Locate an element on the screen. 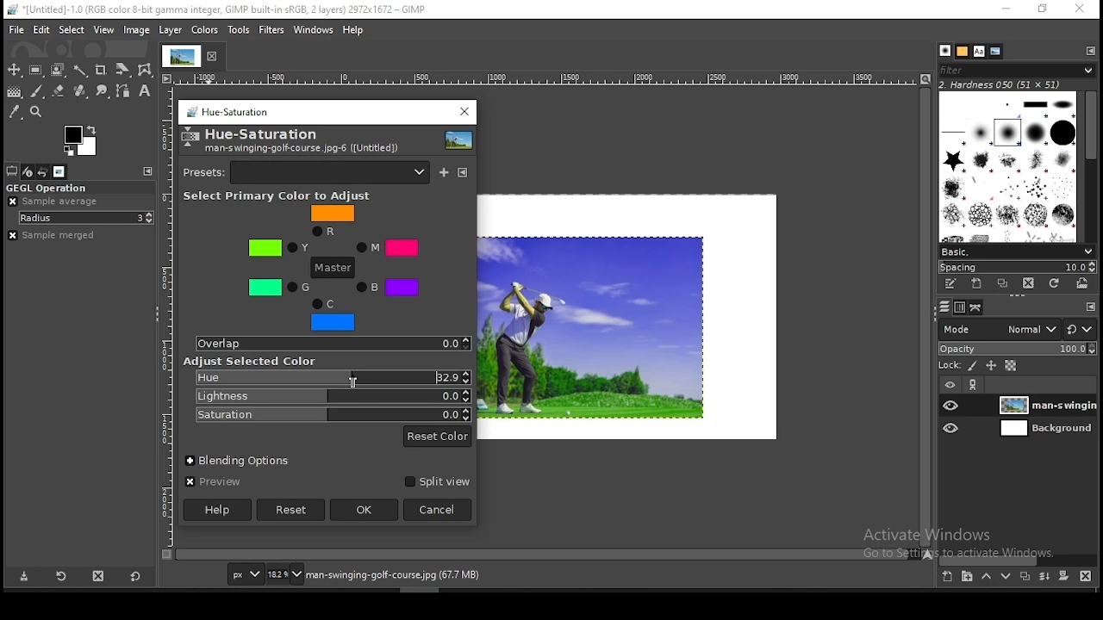  logo is located at coordinates (190, 138).